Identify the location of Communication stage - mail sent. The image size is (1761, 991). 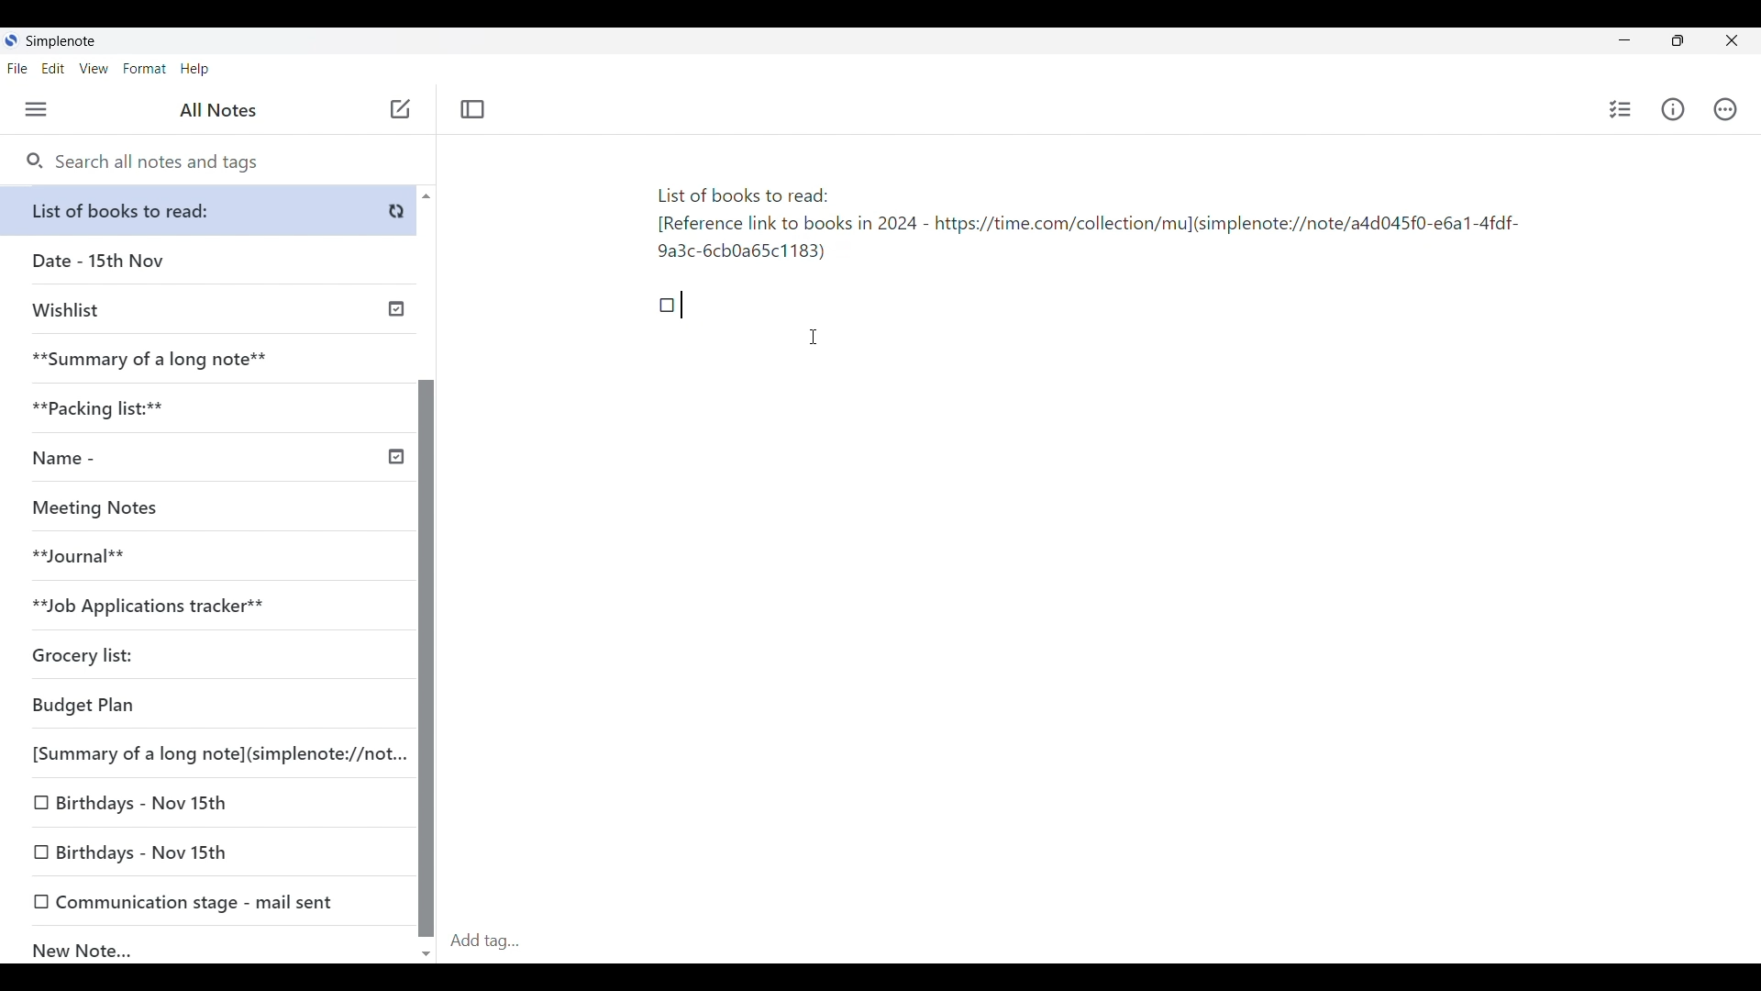
(209, 901).